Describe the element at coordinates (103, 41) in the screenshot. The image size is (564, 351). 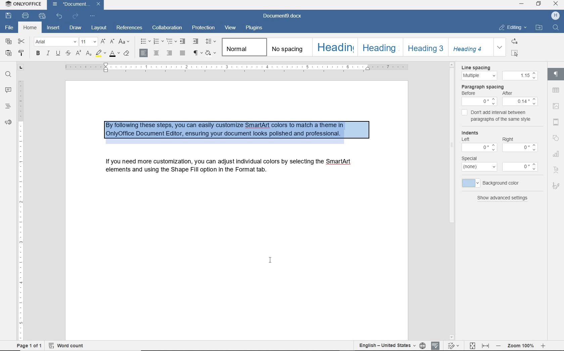
I see `increment font size` at that location.